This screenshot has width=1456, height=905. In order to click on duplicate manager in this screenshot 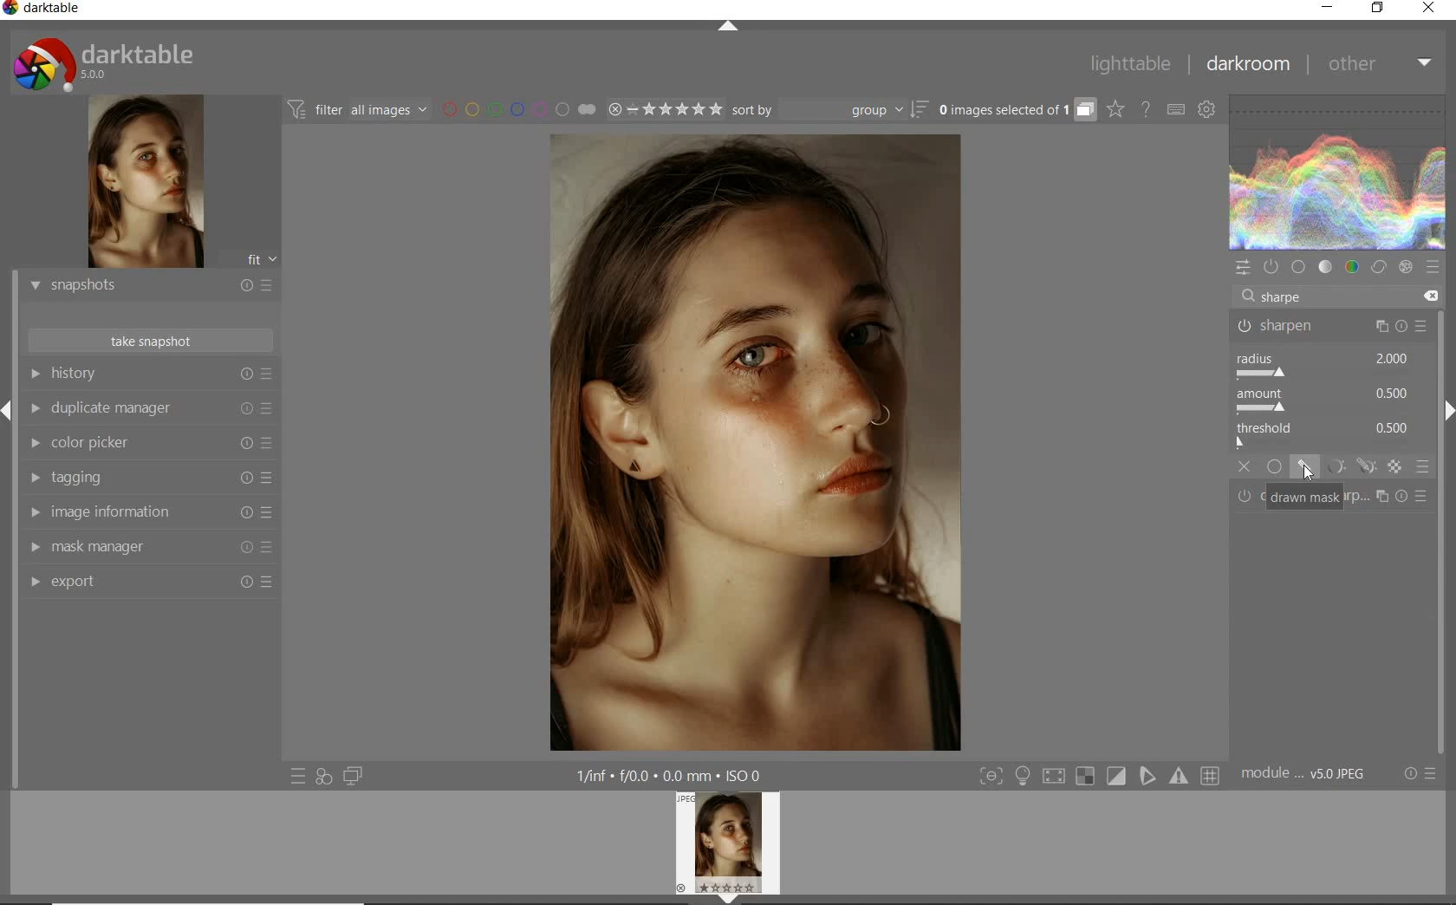, I will do `click(150, 411)`.